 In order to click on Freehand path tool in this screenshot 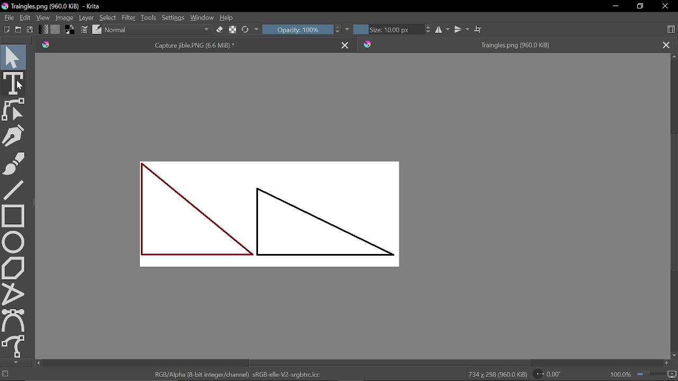, I will do `click(14, 347)`.